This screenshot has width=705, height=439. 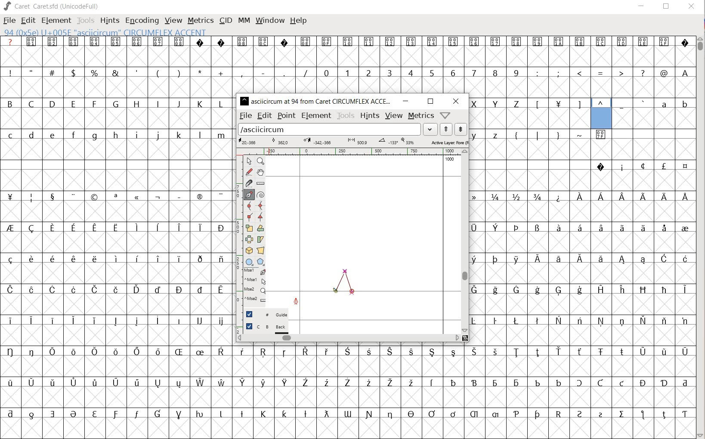 What do you see at coordinates (248, 183) in the screenshot?
I see `cut splines in two` at bounding box center [248, 183].